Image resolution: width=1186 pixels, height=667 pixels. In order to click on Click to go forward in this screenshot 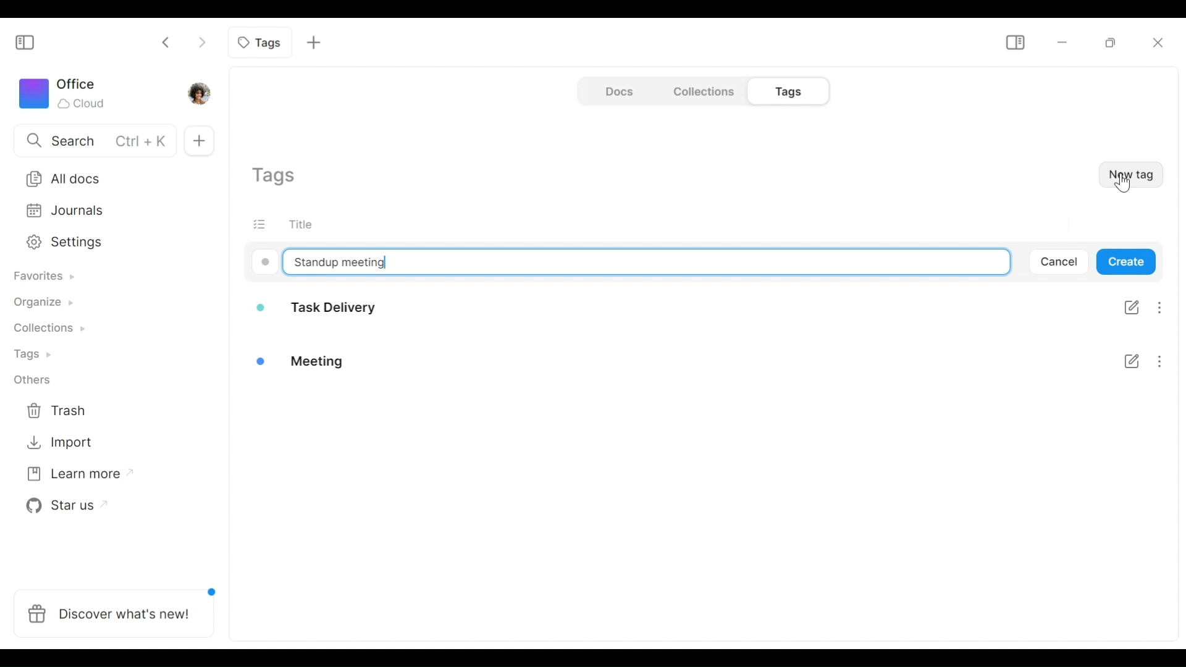, I will do `click(199, 42)`.